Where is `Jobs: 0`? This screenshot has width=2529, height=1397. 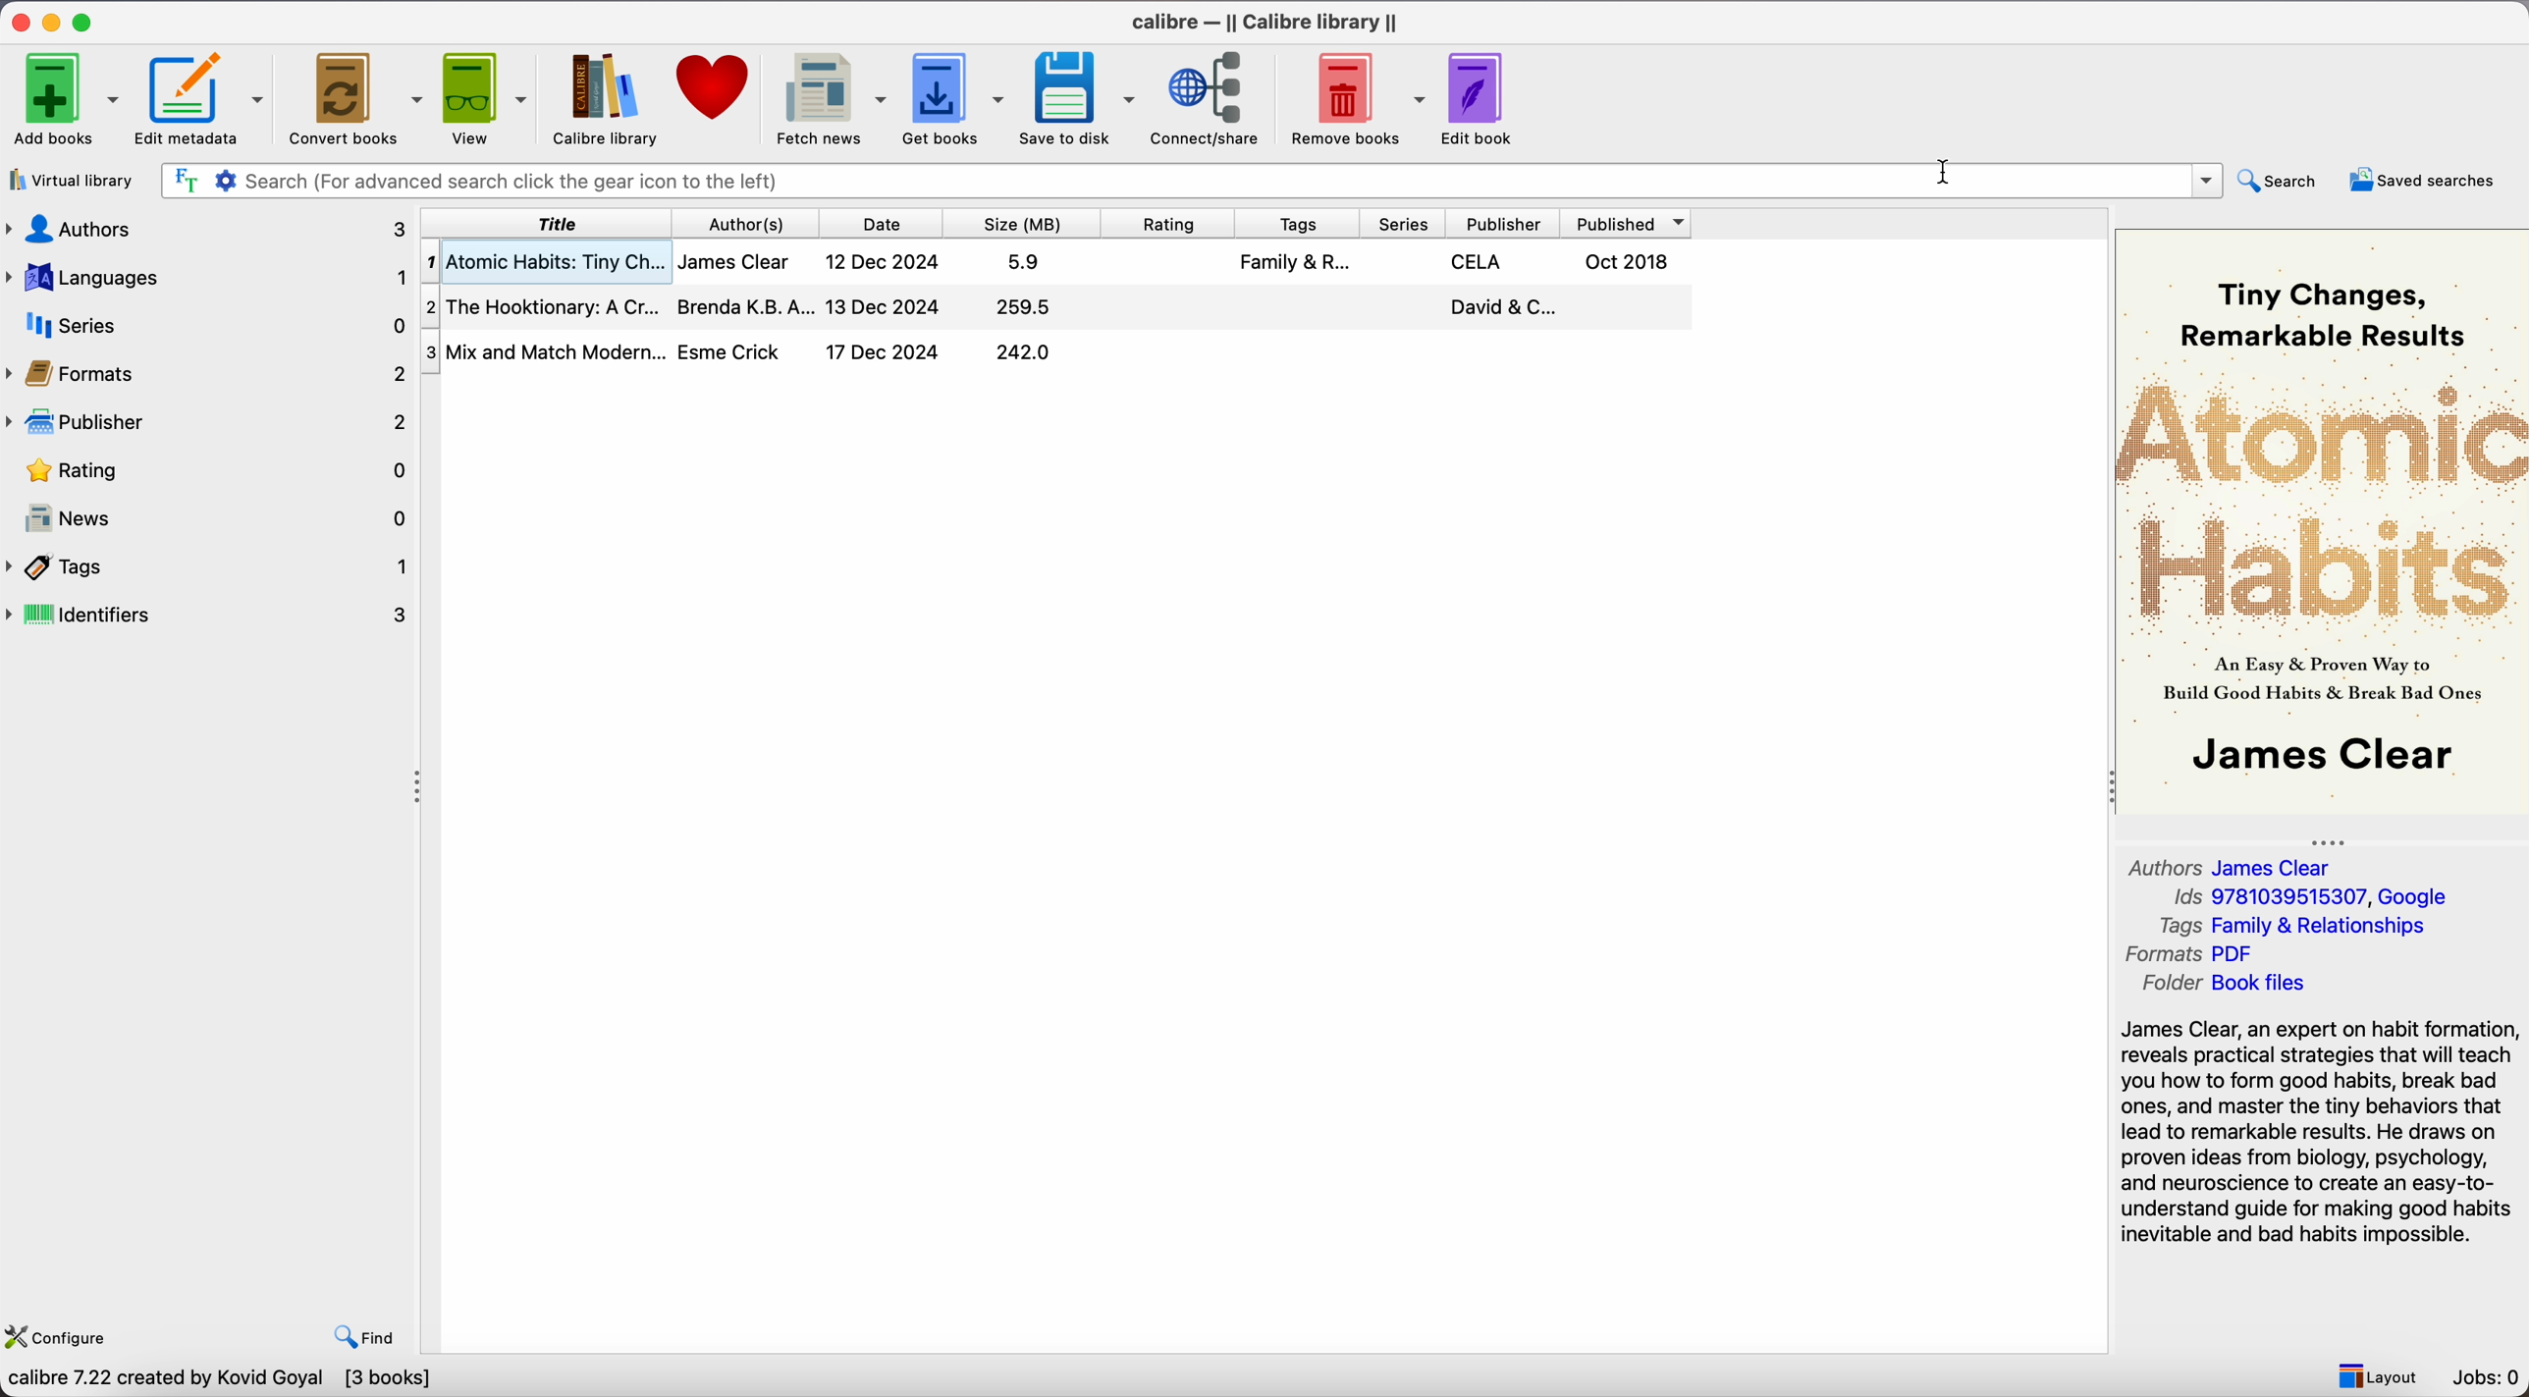 Jobs: 0 is located at coordinates (2490, 1380).